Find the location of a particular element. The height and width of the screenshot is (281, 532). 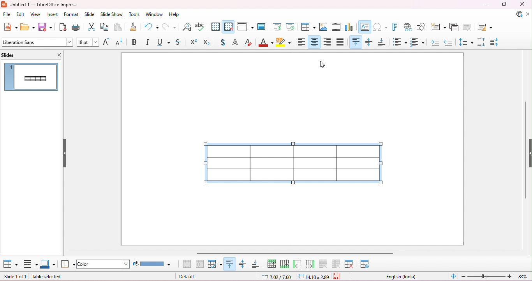

duplicate slide is located at coordinates (455, 27).